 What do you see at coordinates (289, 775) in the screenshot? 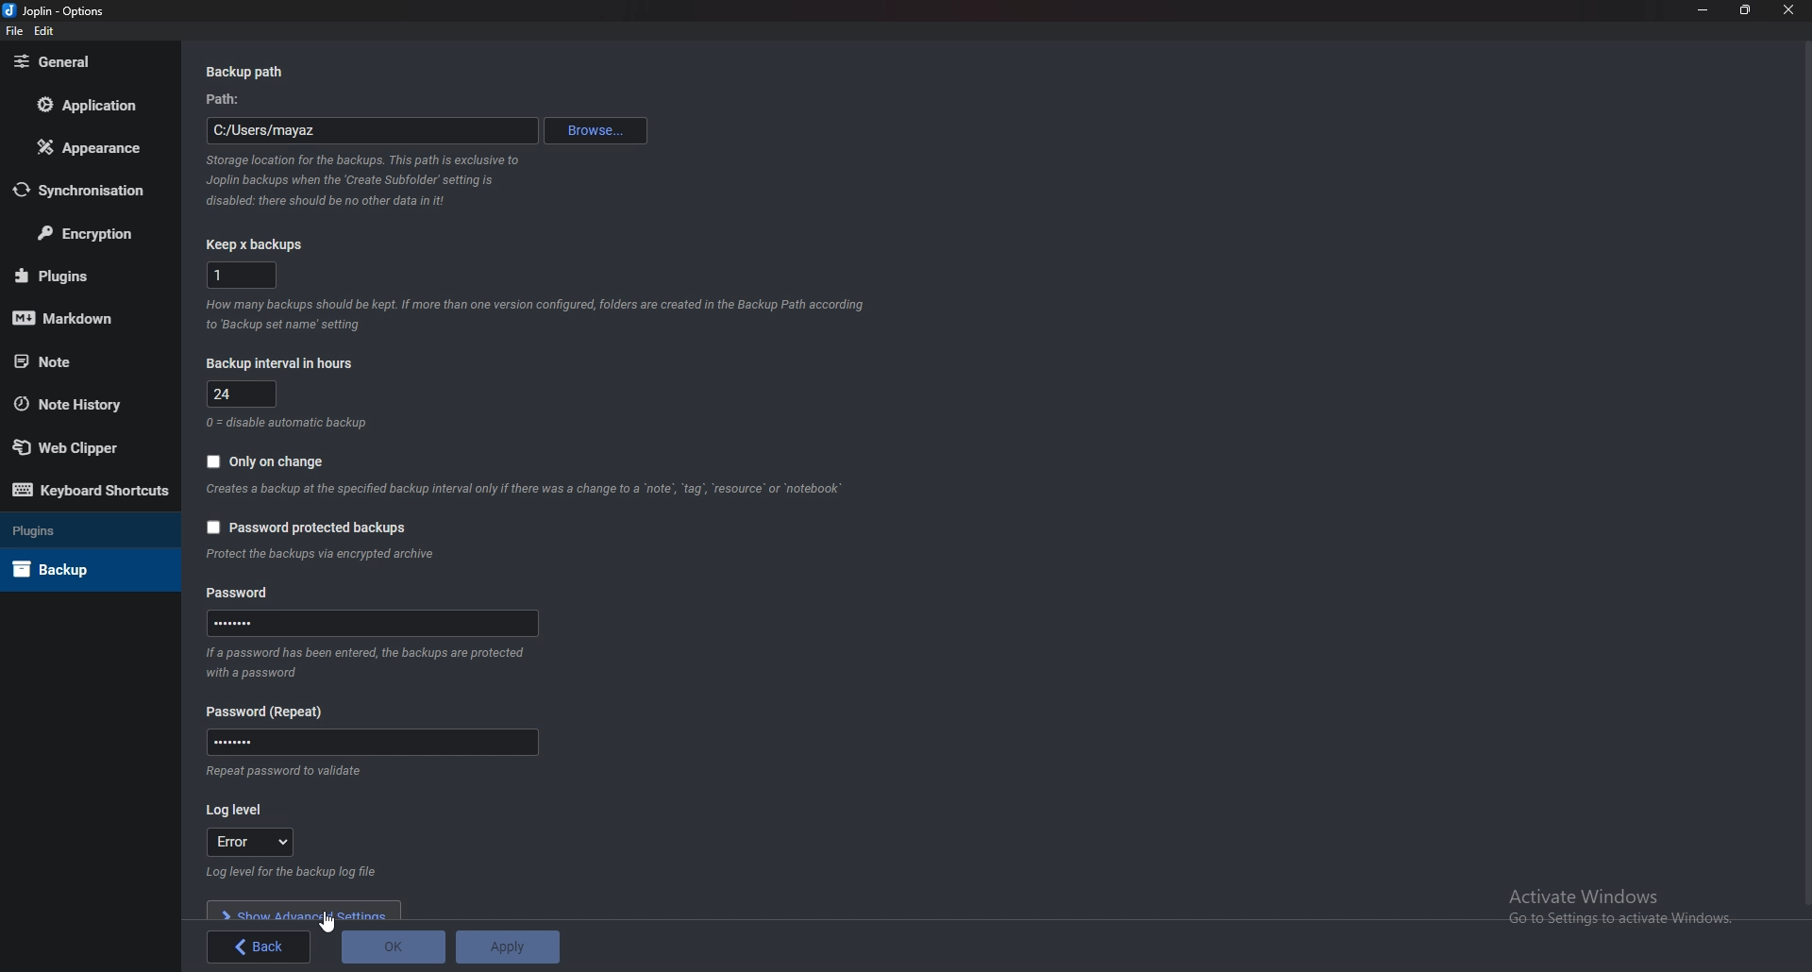
I see `Info` at bounding box center [289, 775].